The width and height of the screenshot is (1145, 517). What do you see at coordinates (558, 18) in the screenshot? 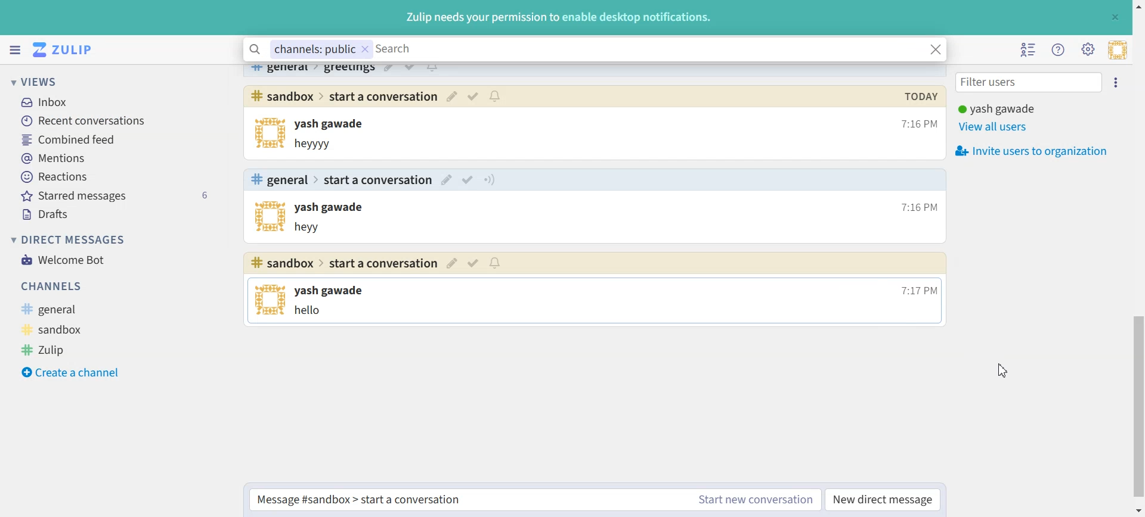
I see `Zulip needs your permission to enable desktop notifications.` at bounding box center [558, 18].